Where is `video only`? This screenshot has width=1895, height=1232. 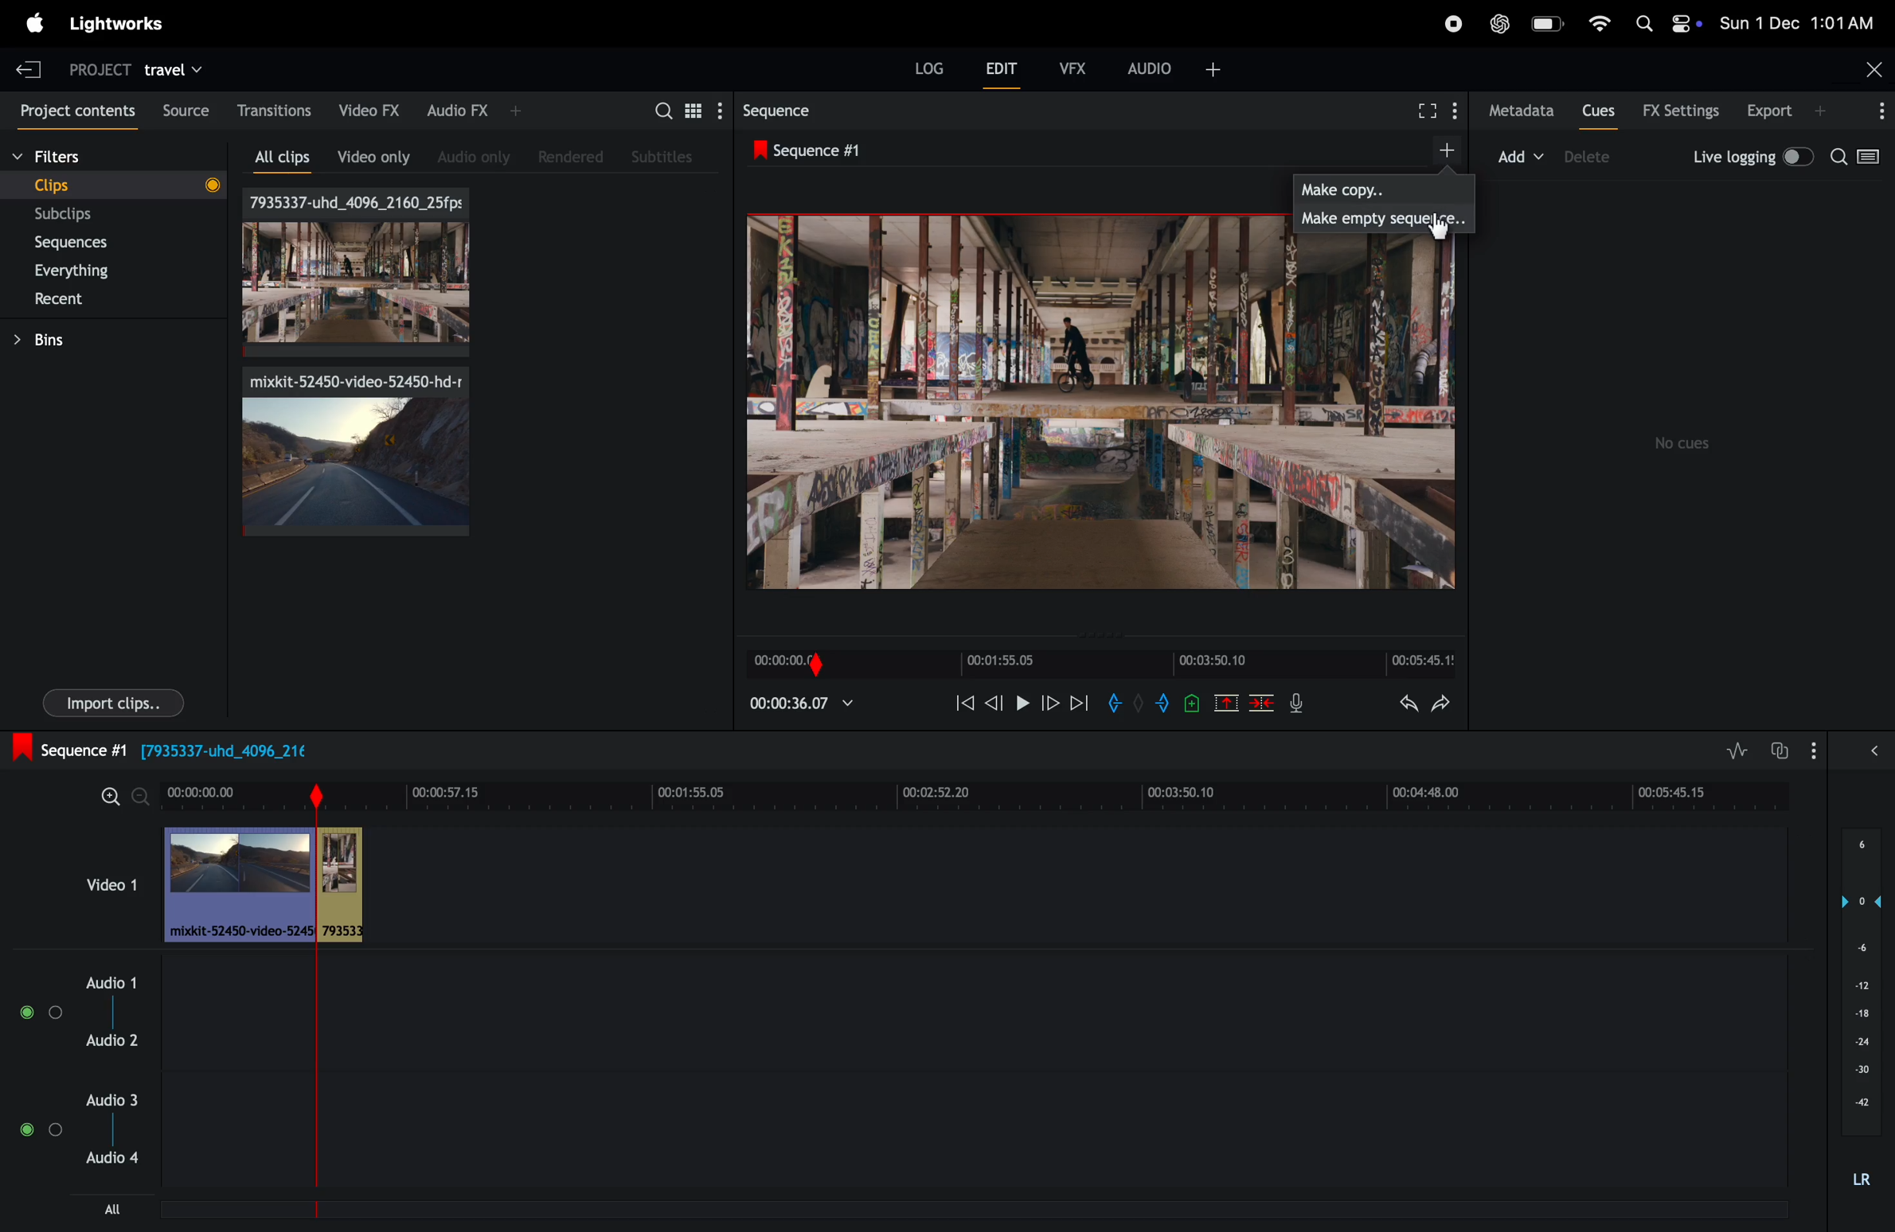 video only is located at coordinates (373, 155).